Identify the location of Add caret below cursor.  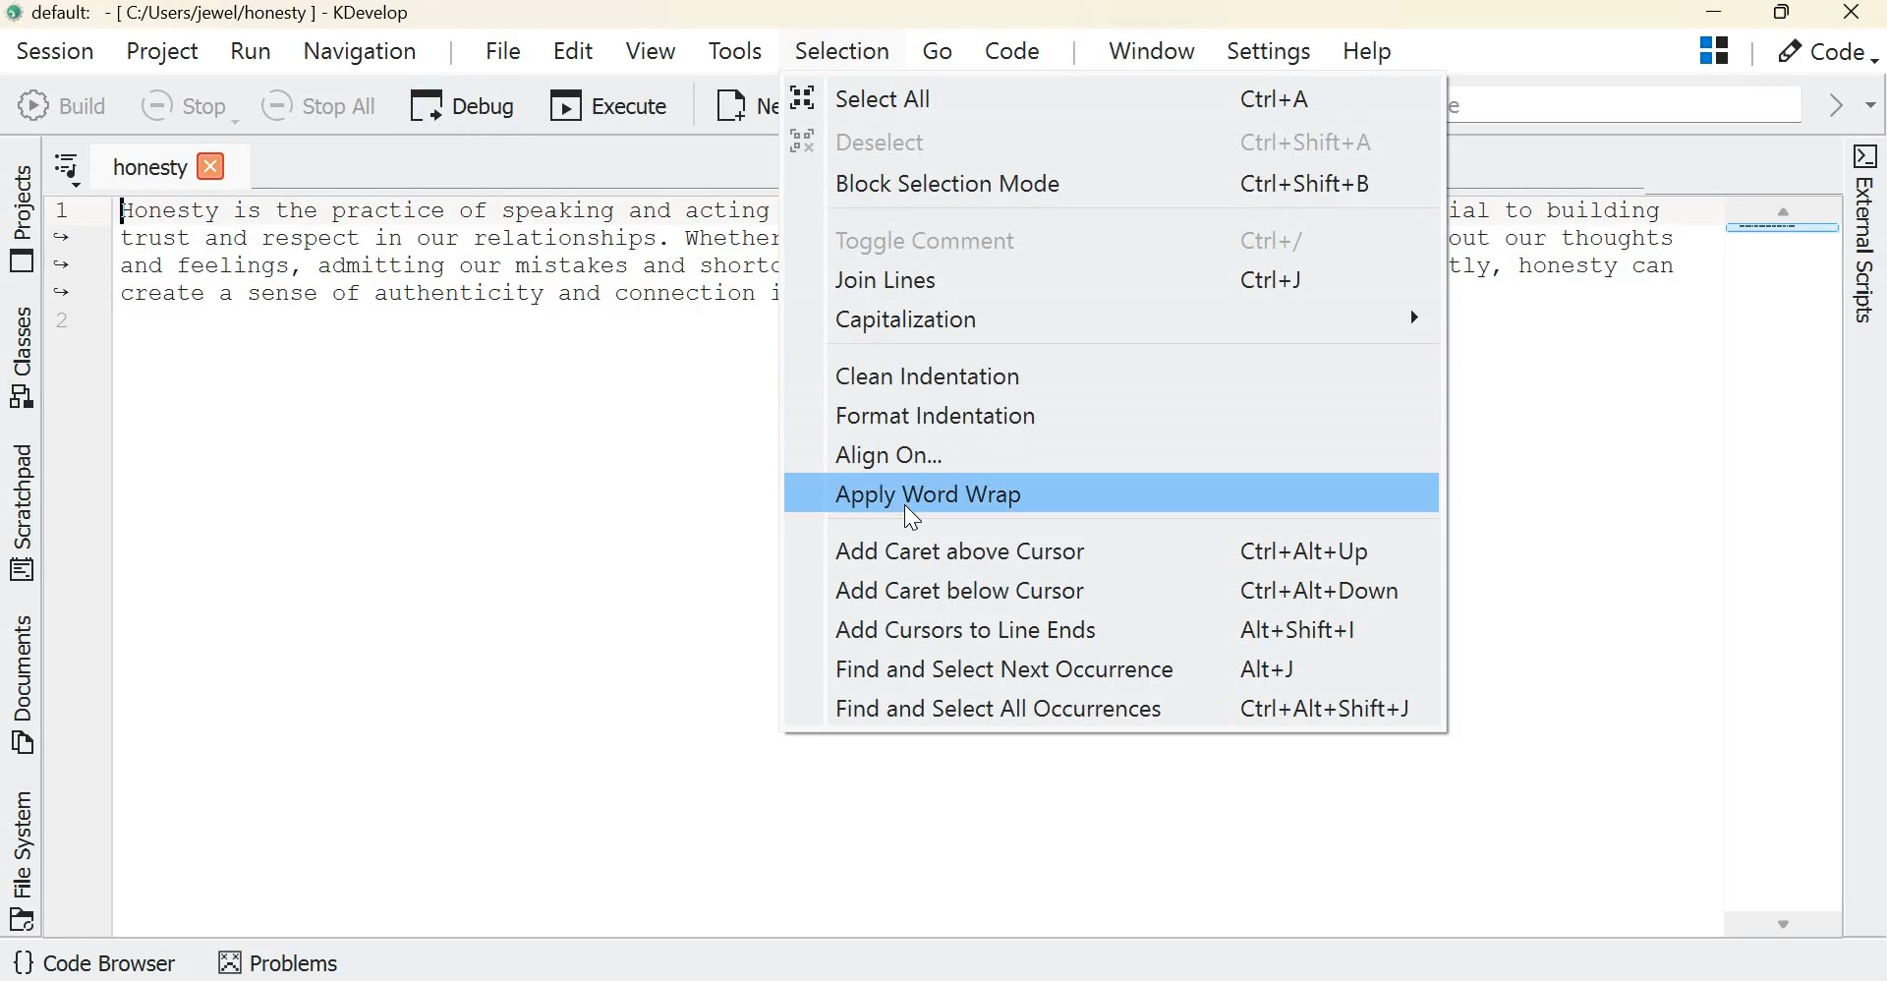
(1114, 590).